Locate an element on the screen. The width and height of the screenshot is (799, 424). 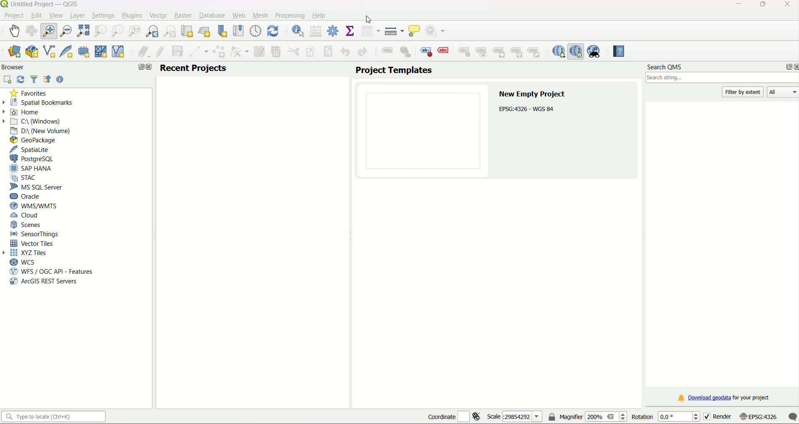
help is located at coordinates (320, 15).